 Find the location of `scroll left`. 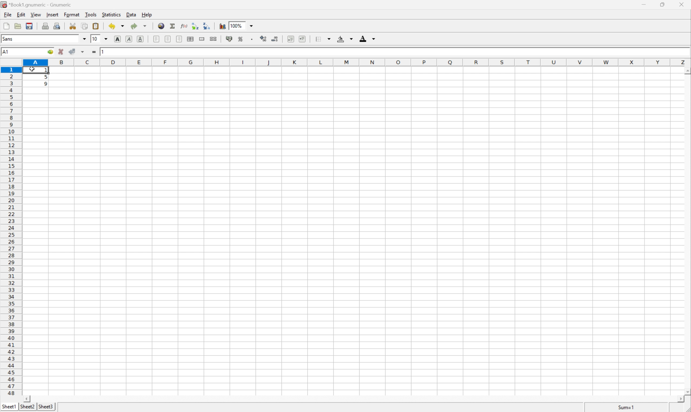

scroll left is located at coordinates (26, 399).